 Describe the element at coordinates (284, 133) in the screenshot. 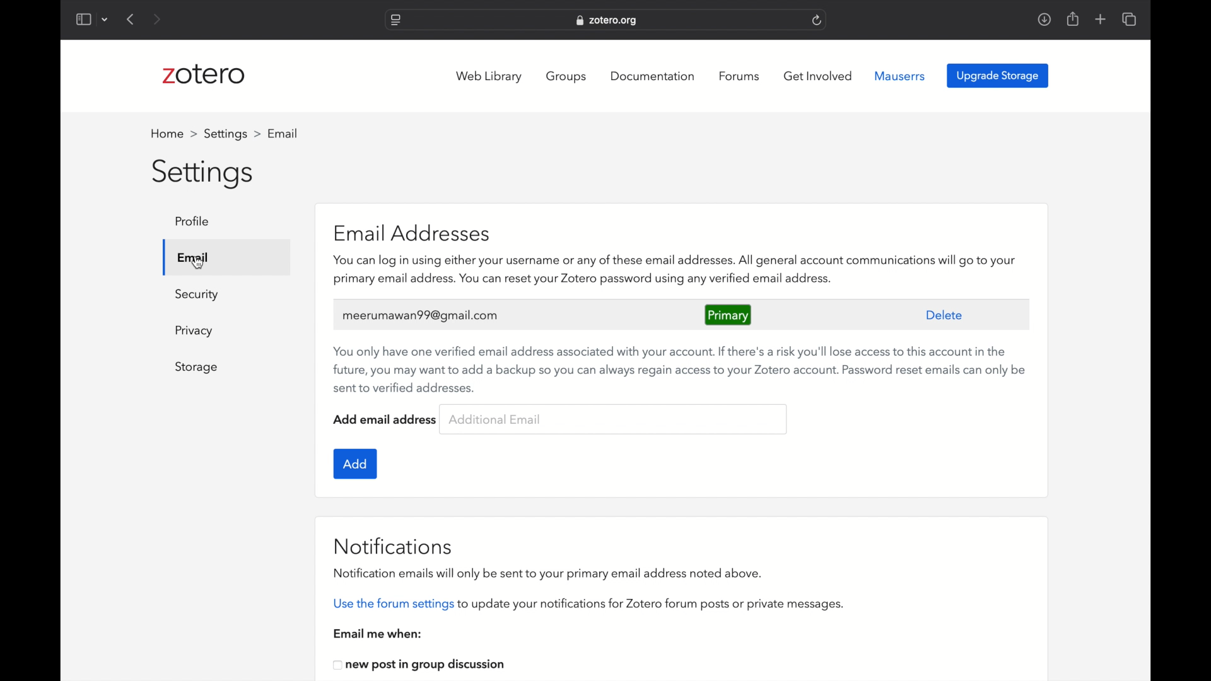

I see `profile` at that location.